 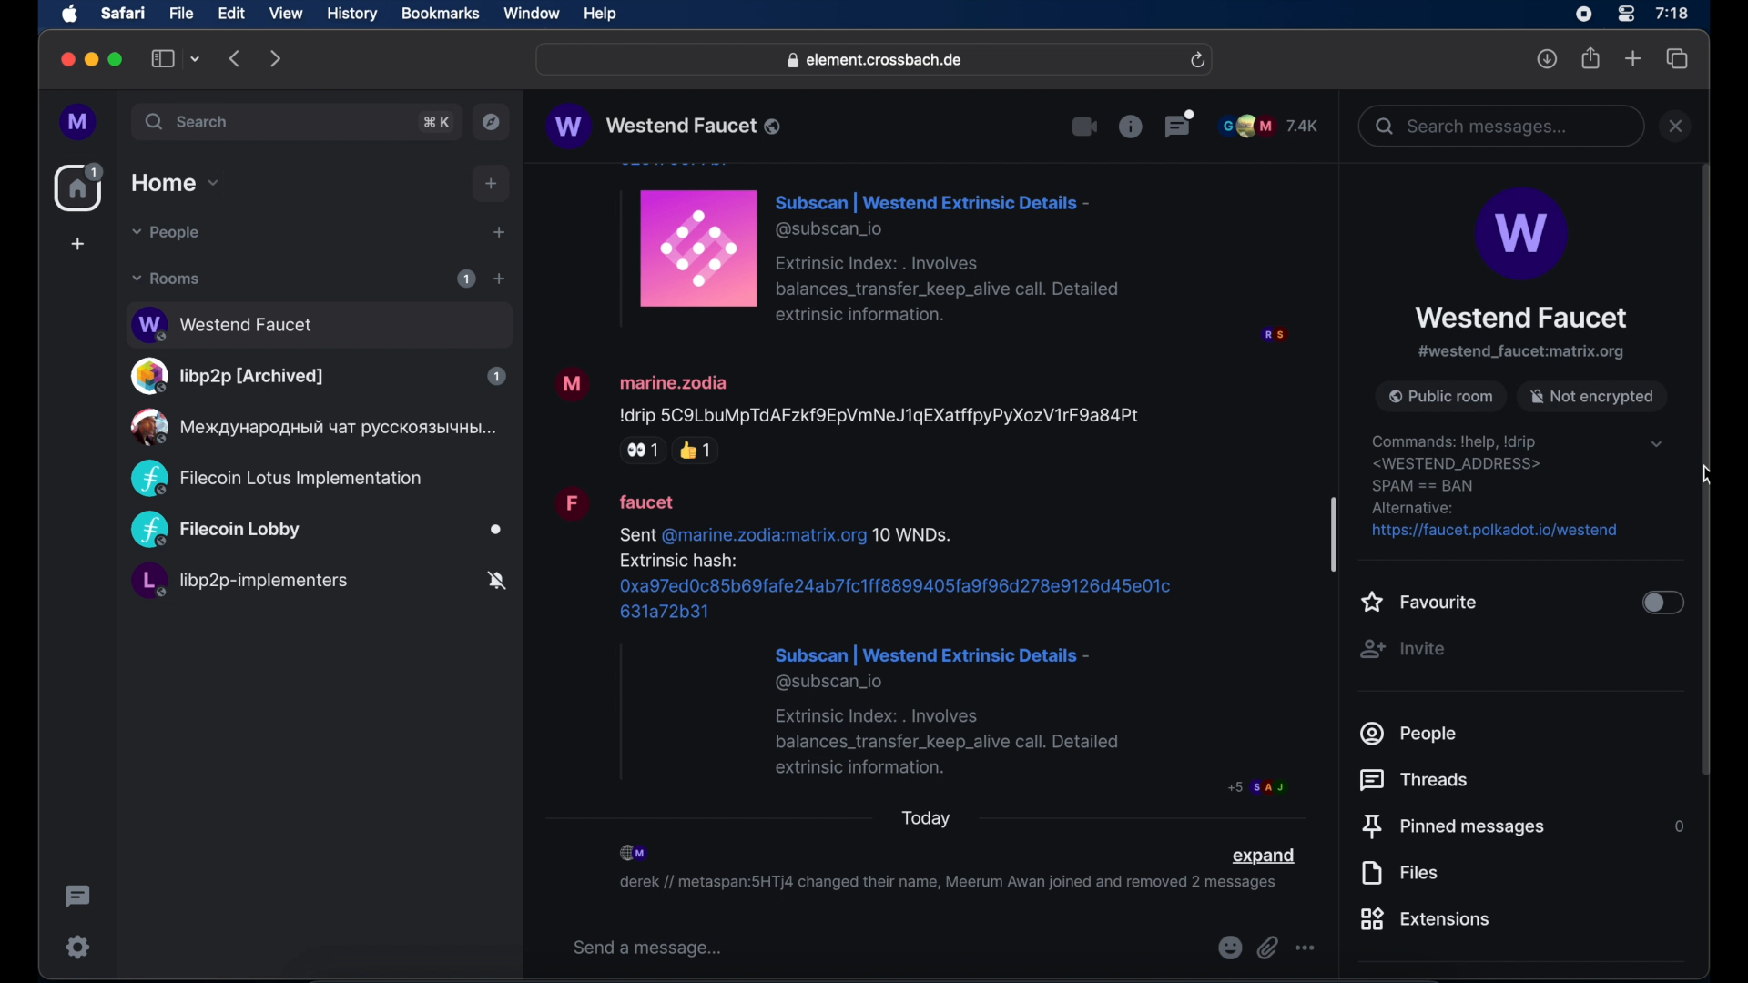 I want to click on extensions, so click(x=1427, y=918).